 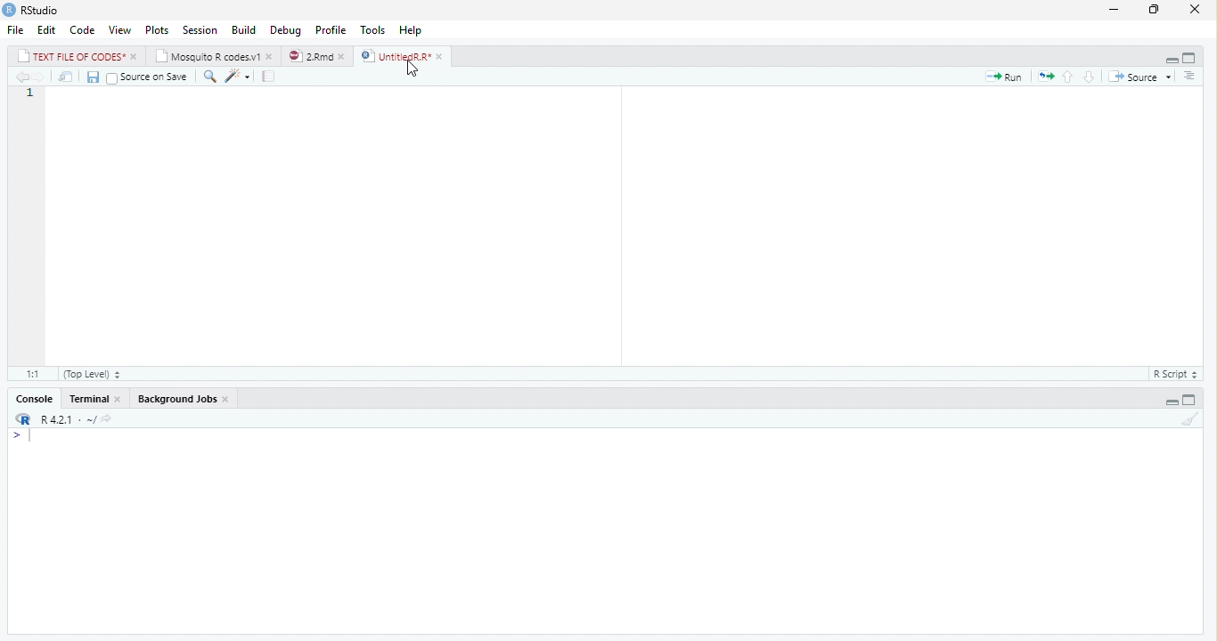 What do you see at coordinates (1156, 9) in the screenshot?
I see `Maximize` at bounding box center [1156, 9].